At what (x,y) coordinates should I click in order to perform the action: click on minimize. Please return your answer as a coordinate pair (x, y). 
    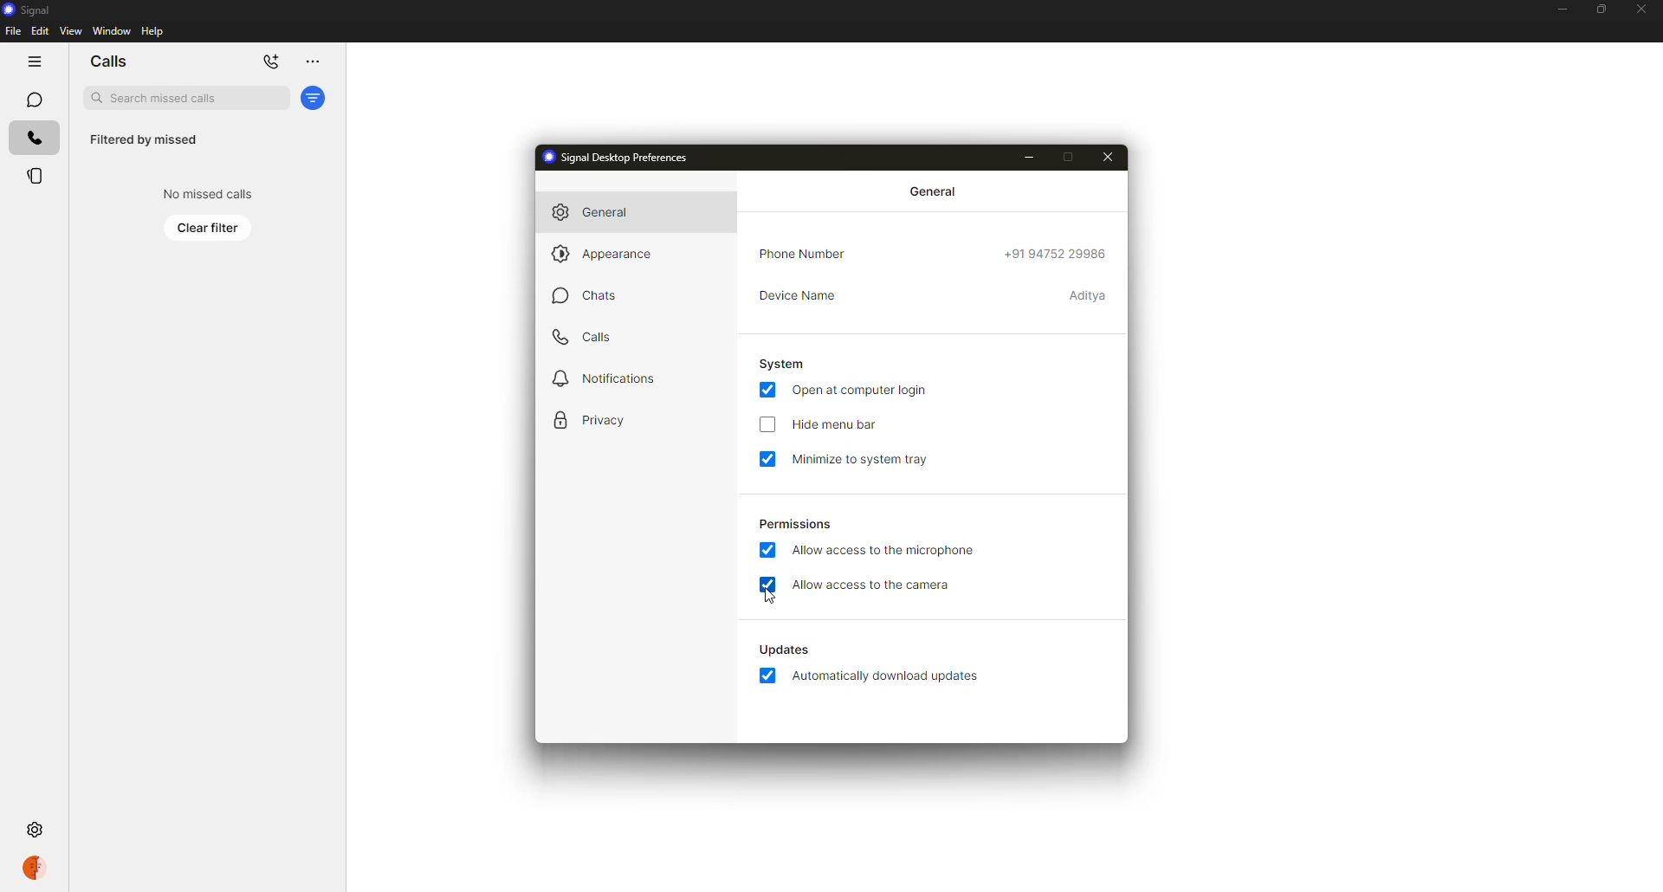
    Looking at the image, I should click on (1556, 10).